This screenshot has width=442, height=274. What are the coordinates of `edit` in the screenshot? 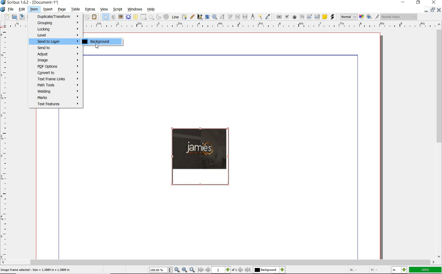 It's located at (22, 9).